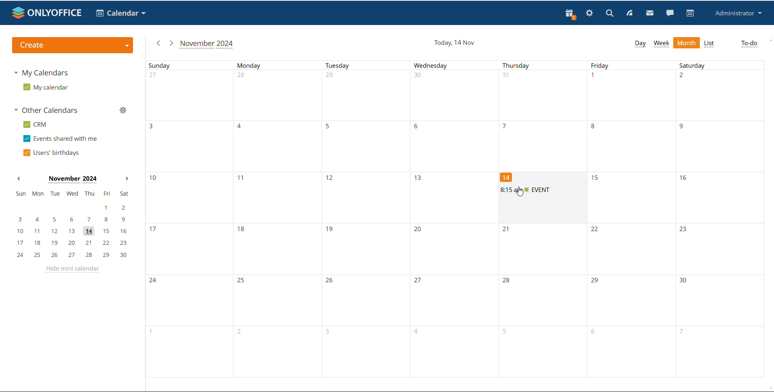  I want to click on 1, 2, 3, 4, 5, 6, 7, so click(449, 352).